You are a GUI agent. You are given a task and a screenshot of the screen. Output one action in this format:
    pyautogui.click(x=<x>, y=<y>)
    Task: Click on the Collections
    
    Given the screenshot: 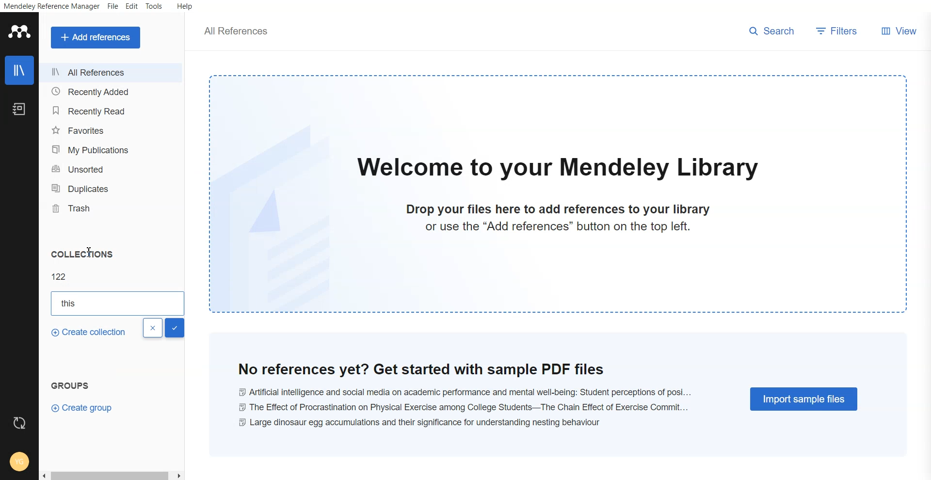 What is the action you would take?
    pyautogui.click(x=82, y=254)
    